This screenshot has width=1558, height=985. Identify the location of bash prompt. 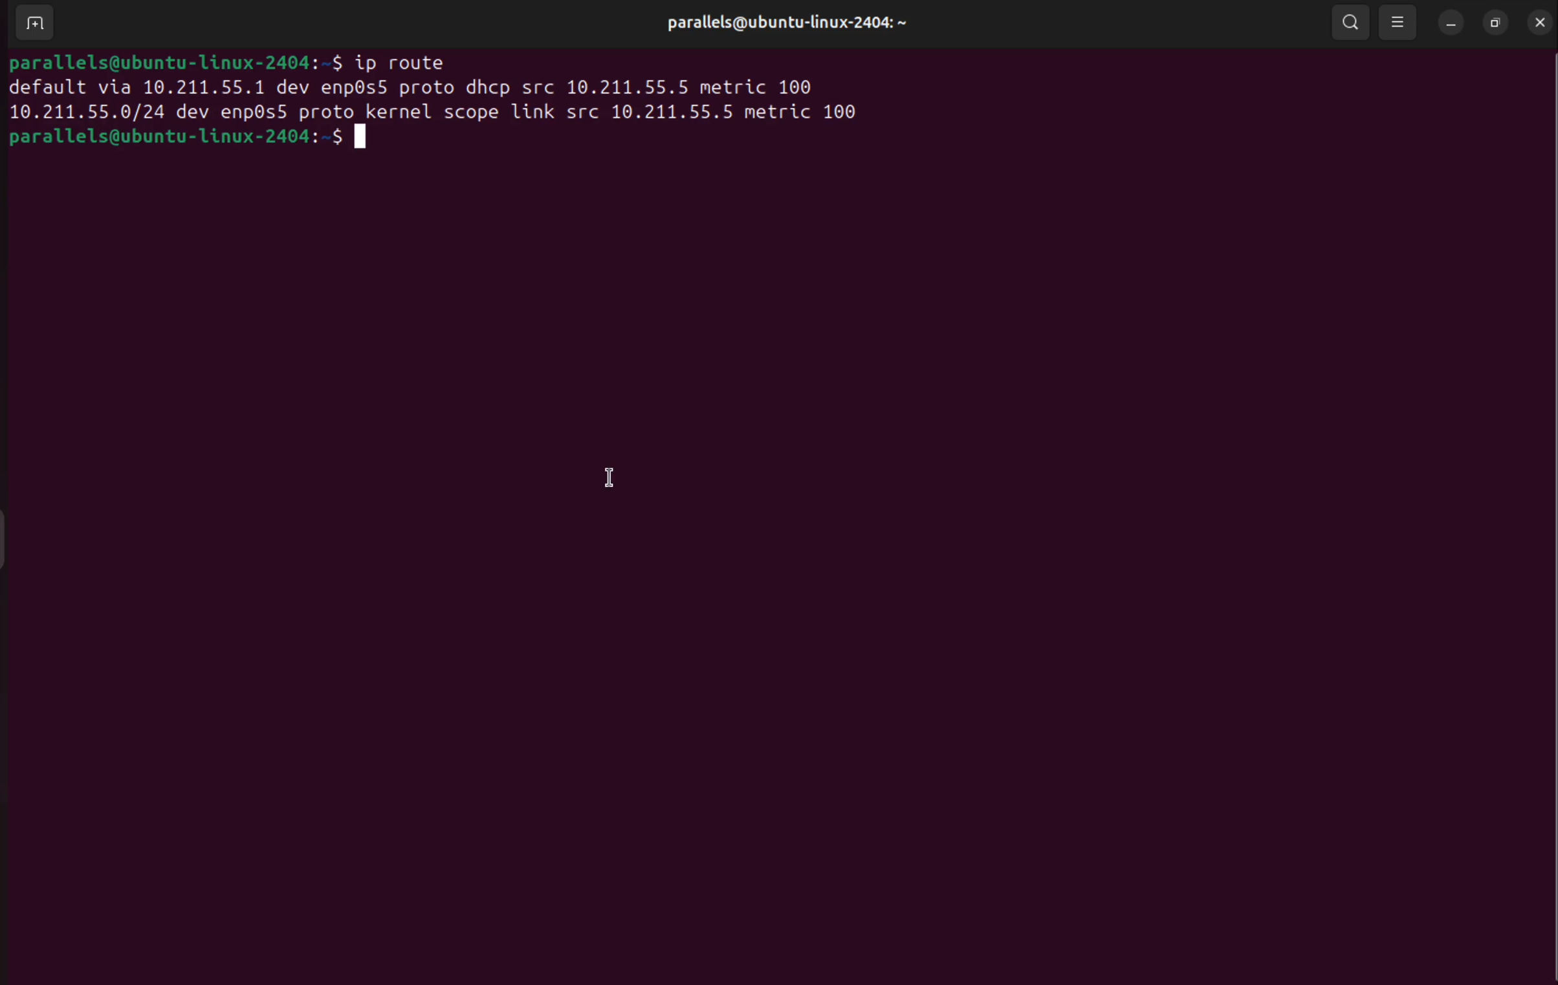
(200, 139).